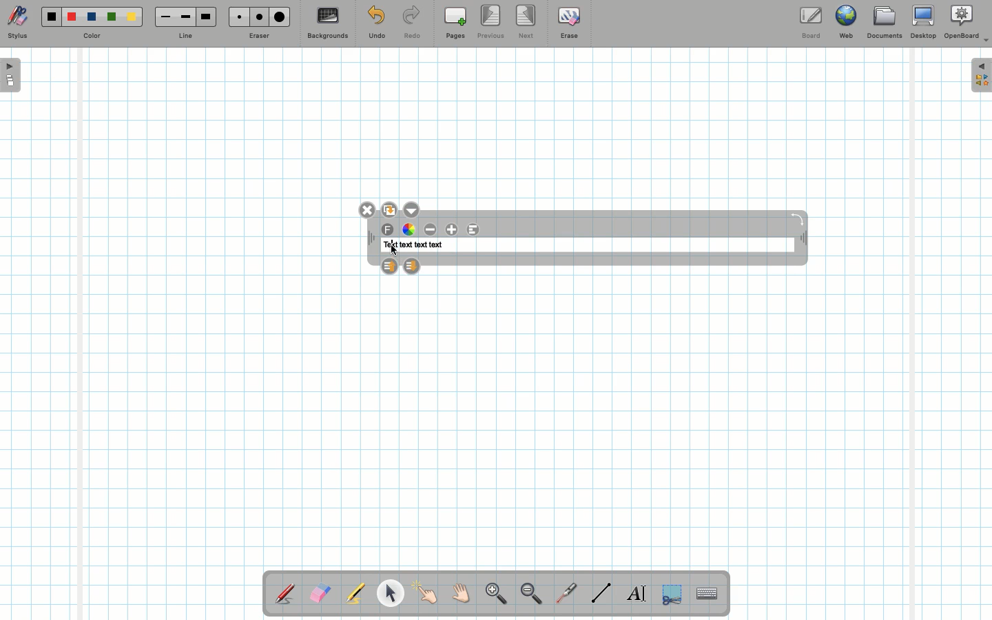 Image resolution: width=992 pixels, height=620 pixels. I want to click on Green, so click(112, 18).